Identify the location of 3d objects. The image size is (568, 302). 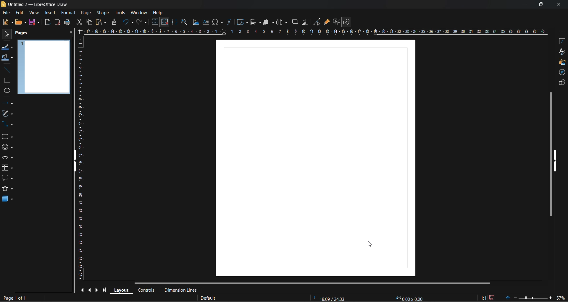
(8, 200).